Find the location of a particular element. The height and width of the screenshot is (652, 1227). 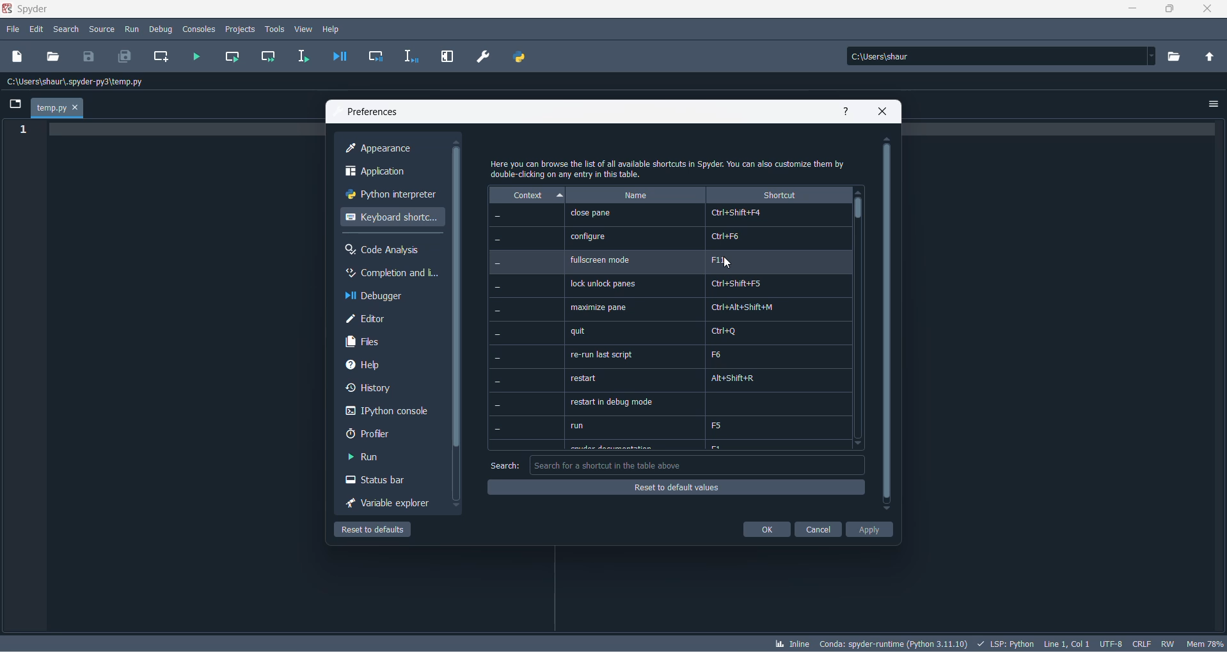

directory is located at coordinates (1177, 57).